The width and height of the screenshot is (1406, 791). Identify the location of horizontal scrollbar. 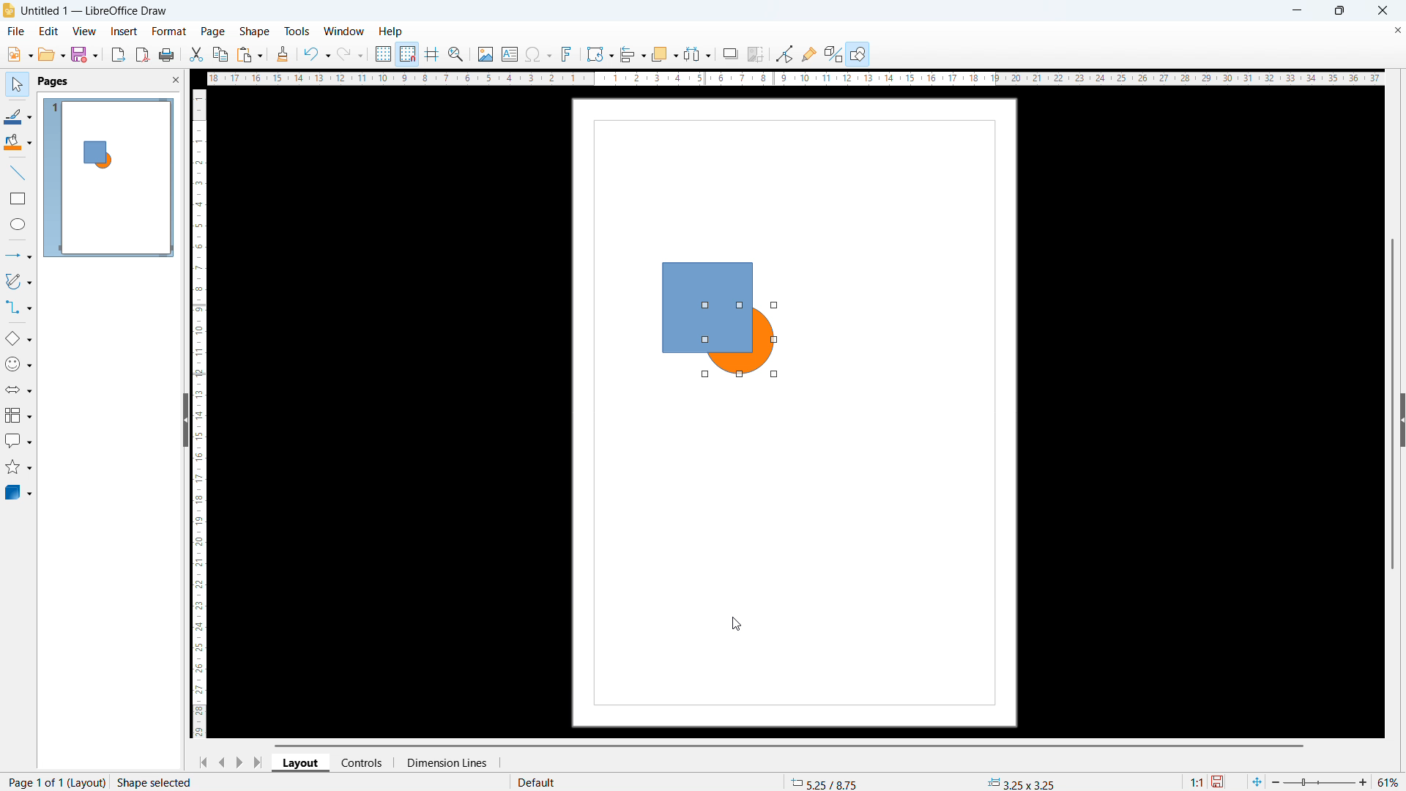
(792, 80).